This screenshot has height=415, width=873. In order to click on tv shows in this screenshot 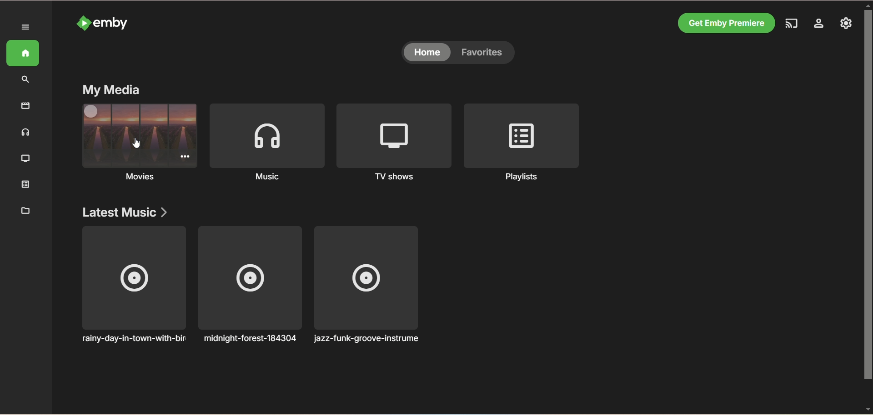, I will do `click(393, 178)`.